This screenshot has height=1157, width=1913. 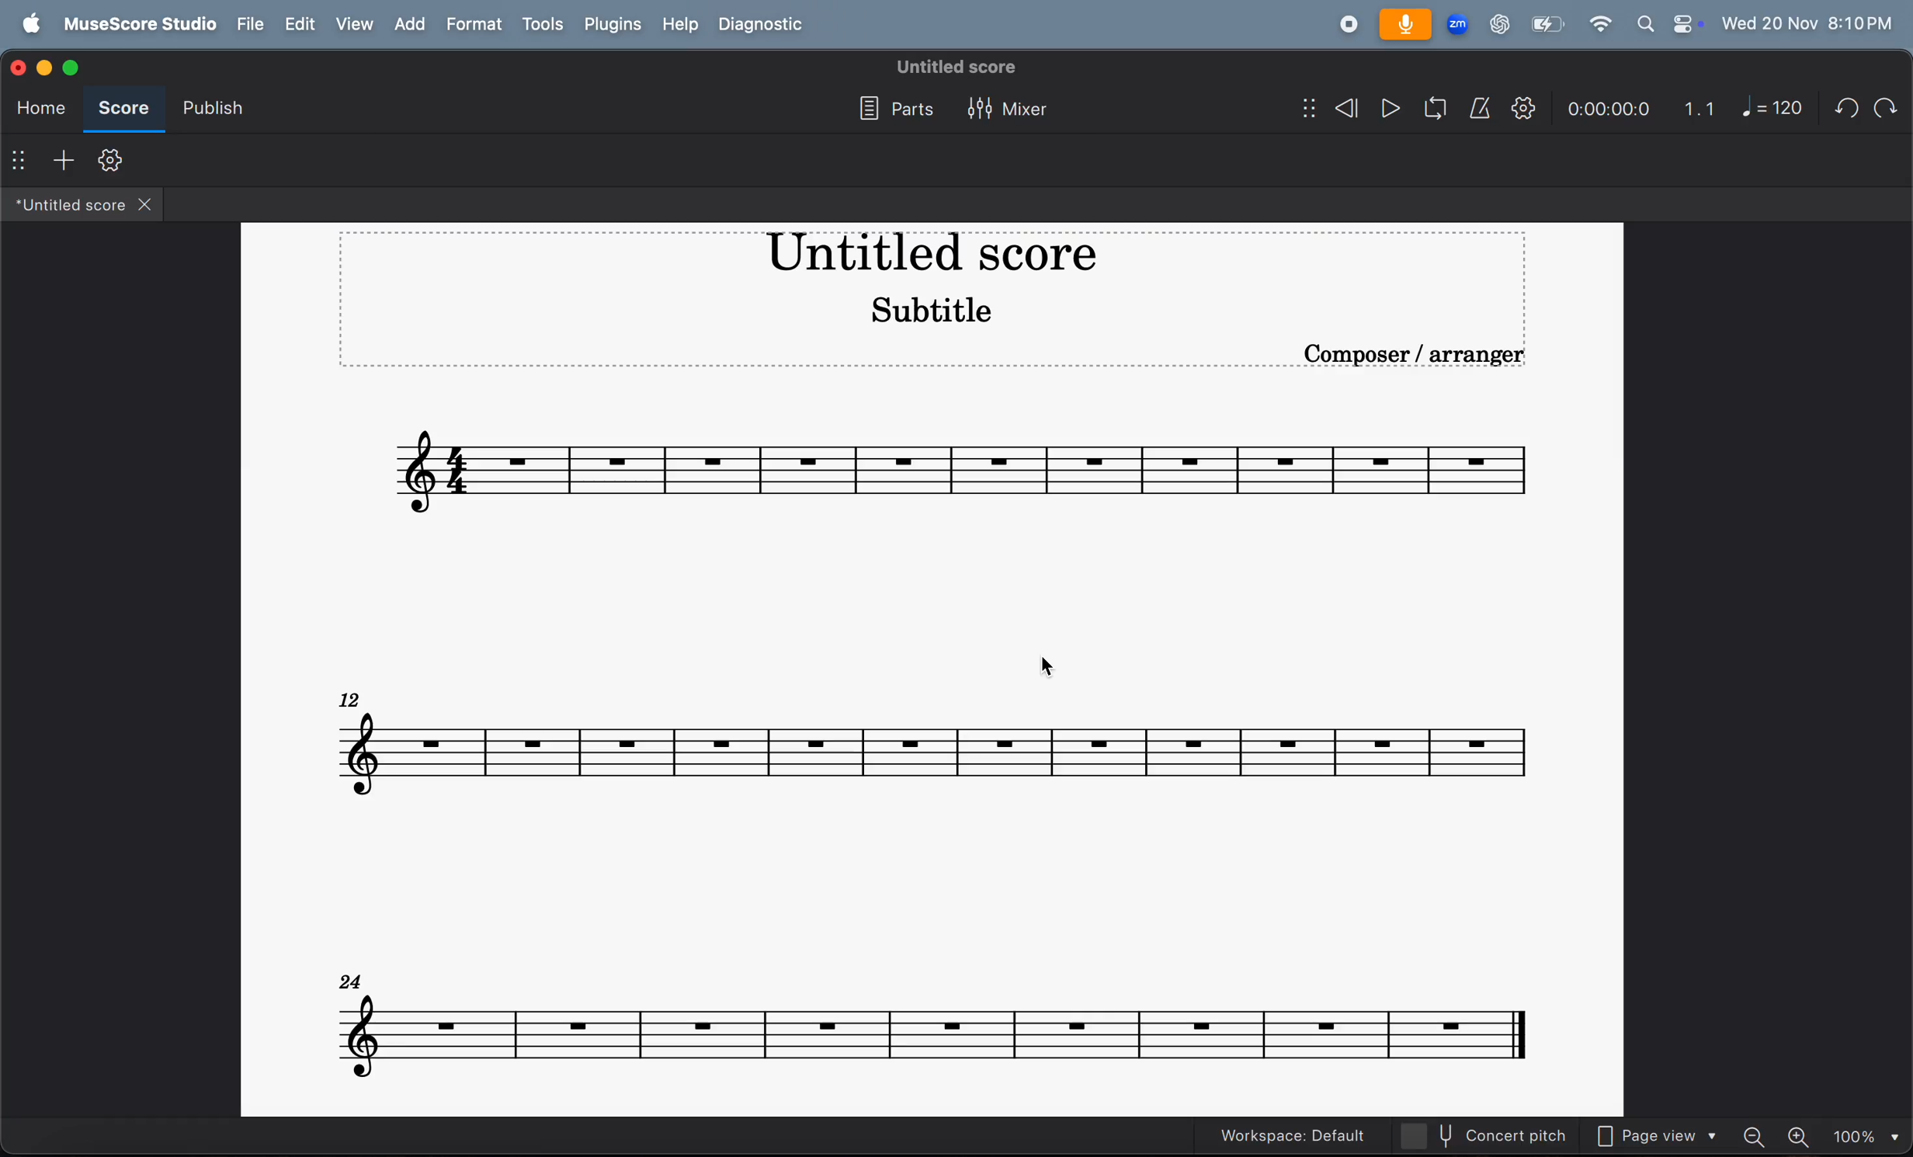 I want to click on redo, so click(x=1882, y=105).